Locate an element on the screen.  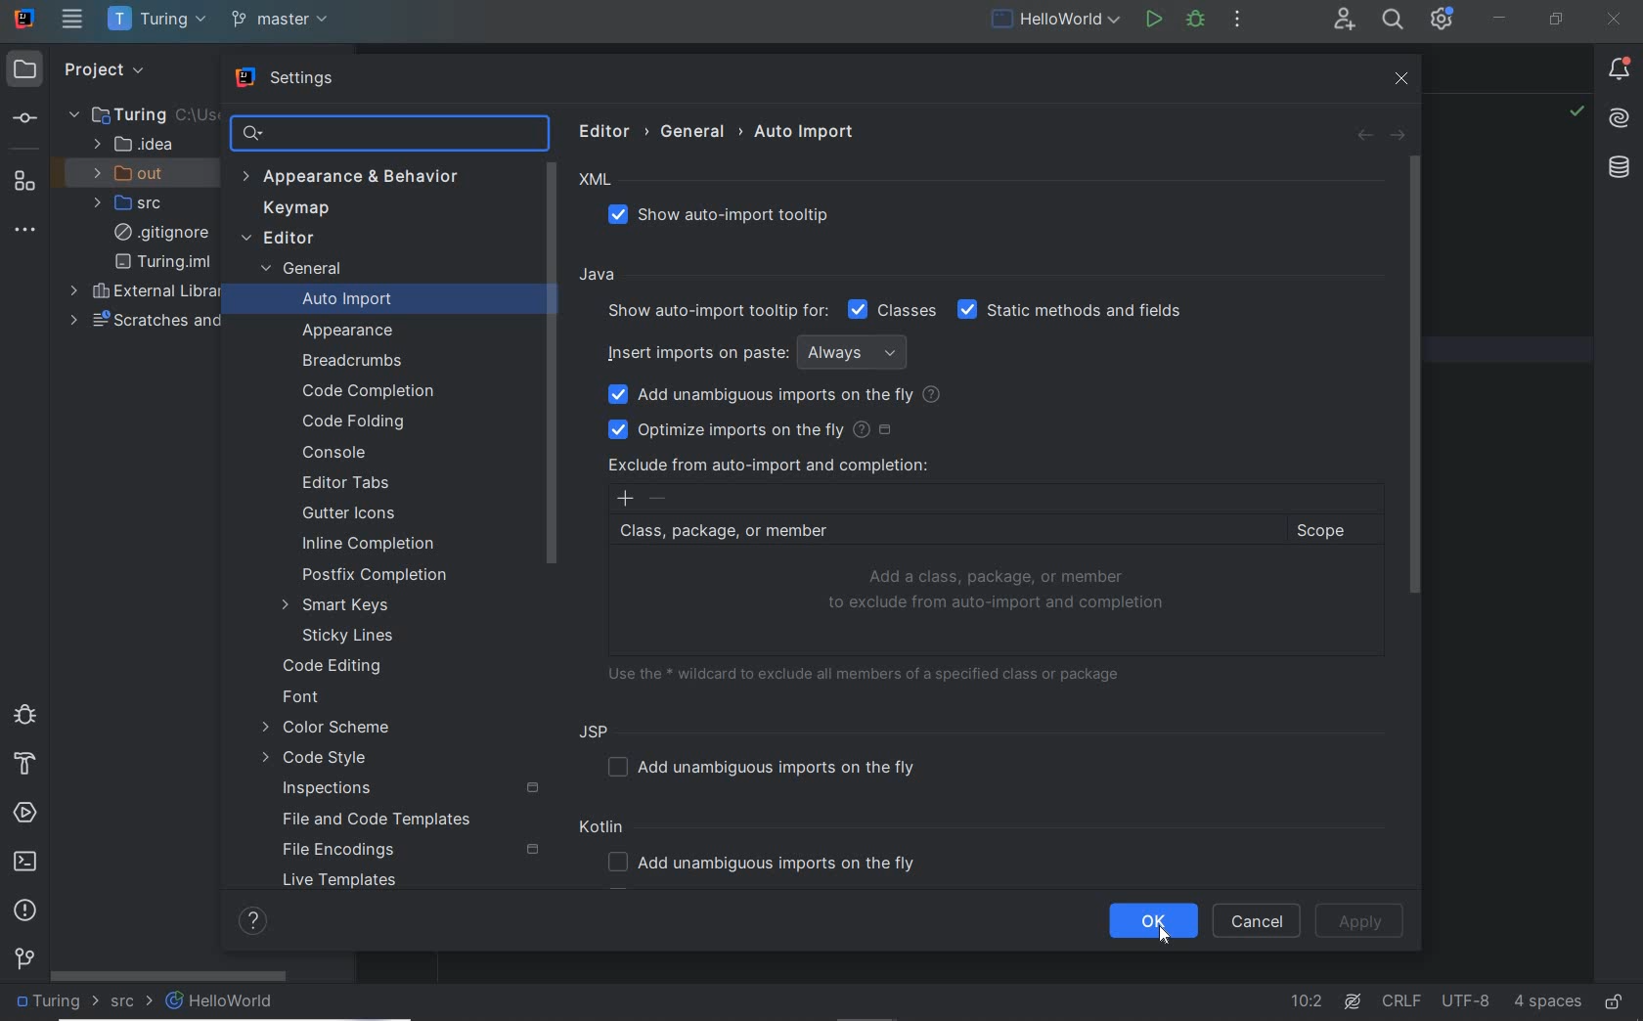
Git is located at coordinates (25, 962).